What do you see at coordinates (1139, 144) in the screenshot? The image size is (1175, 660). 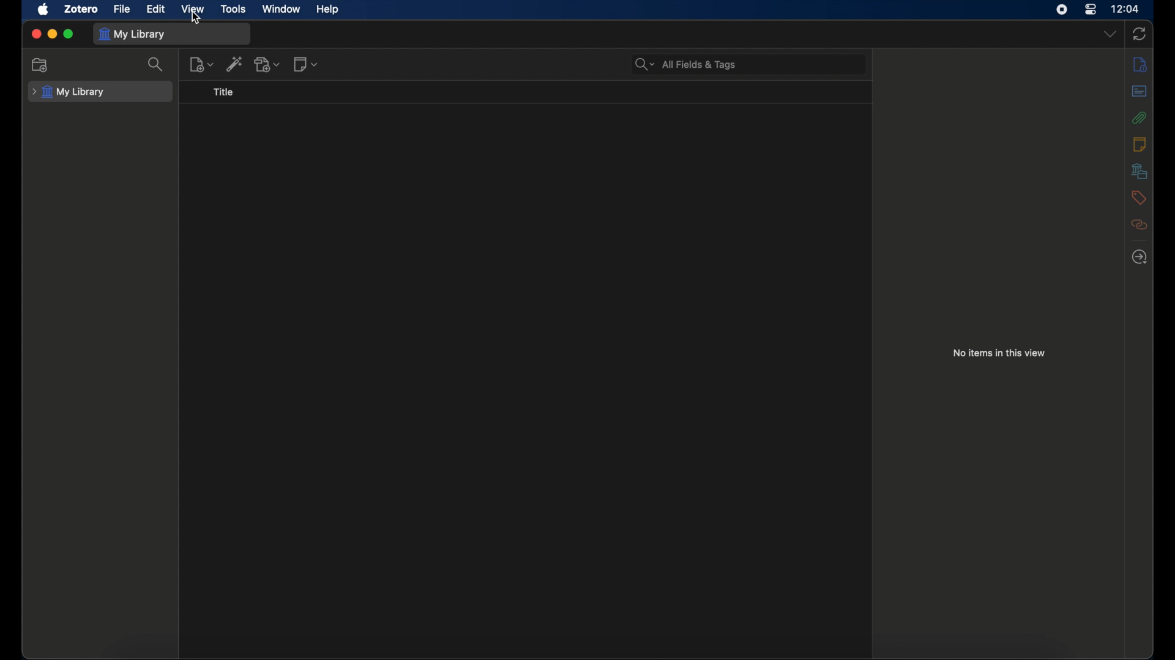 I see `notes` at bounding box center [1139, 144].